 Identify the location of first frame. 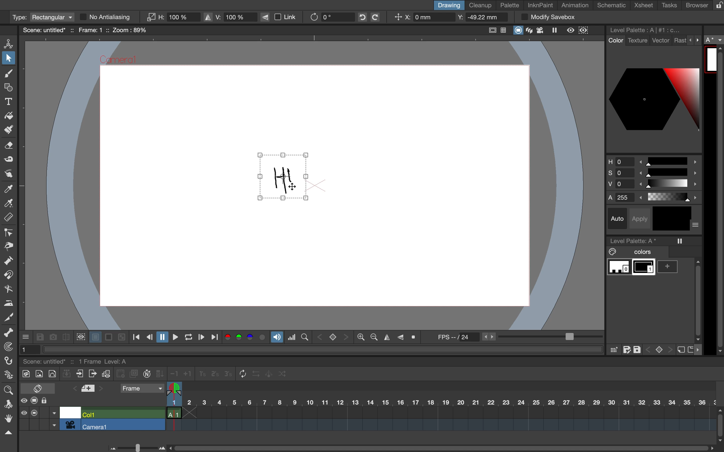
(136, 338).